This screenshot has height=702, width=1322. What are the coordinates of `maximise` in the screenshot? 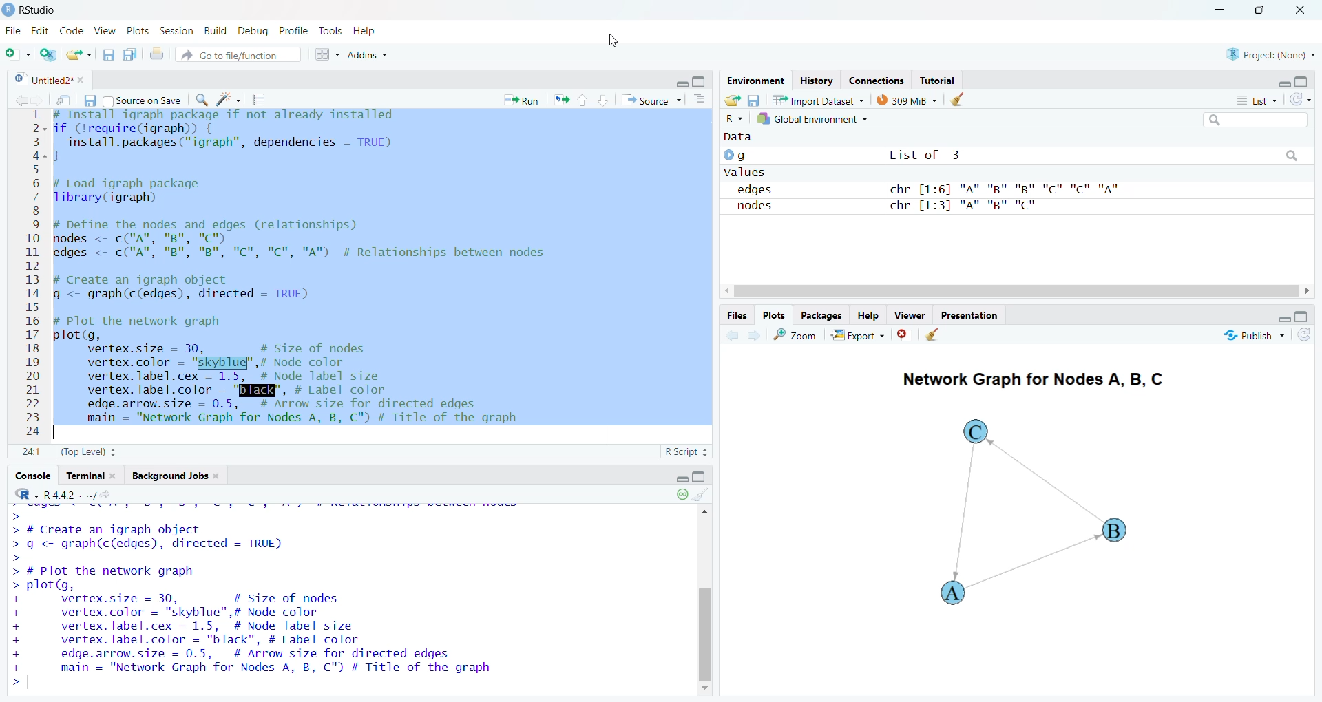 It's located at (704, 478).